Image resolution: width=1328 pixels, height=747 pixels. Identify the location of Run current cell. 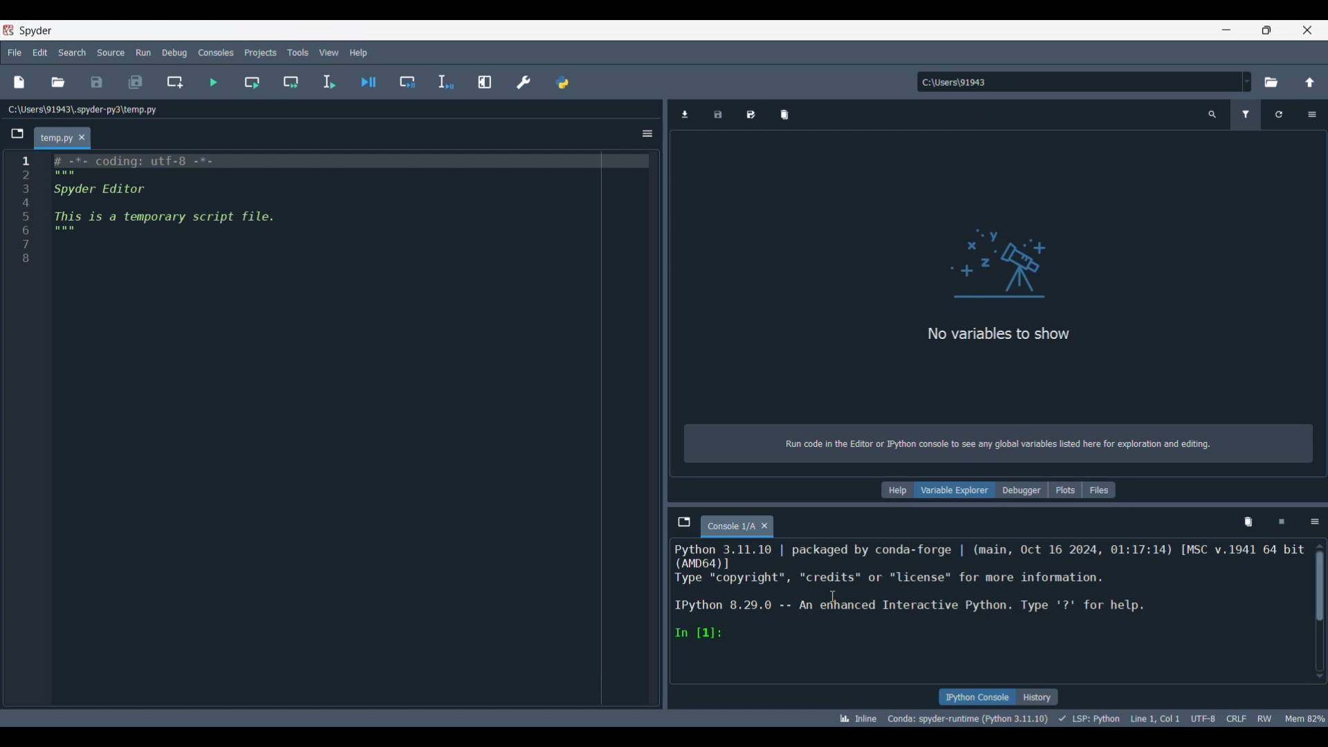
(252, 82).